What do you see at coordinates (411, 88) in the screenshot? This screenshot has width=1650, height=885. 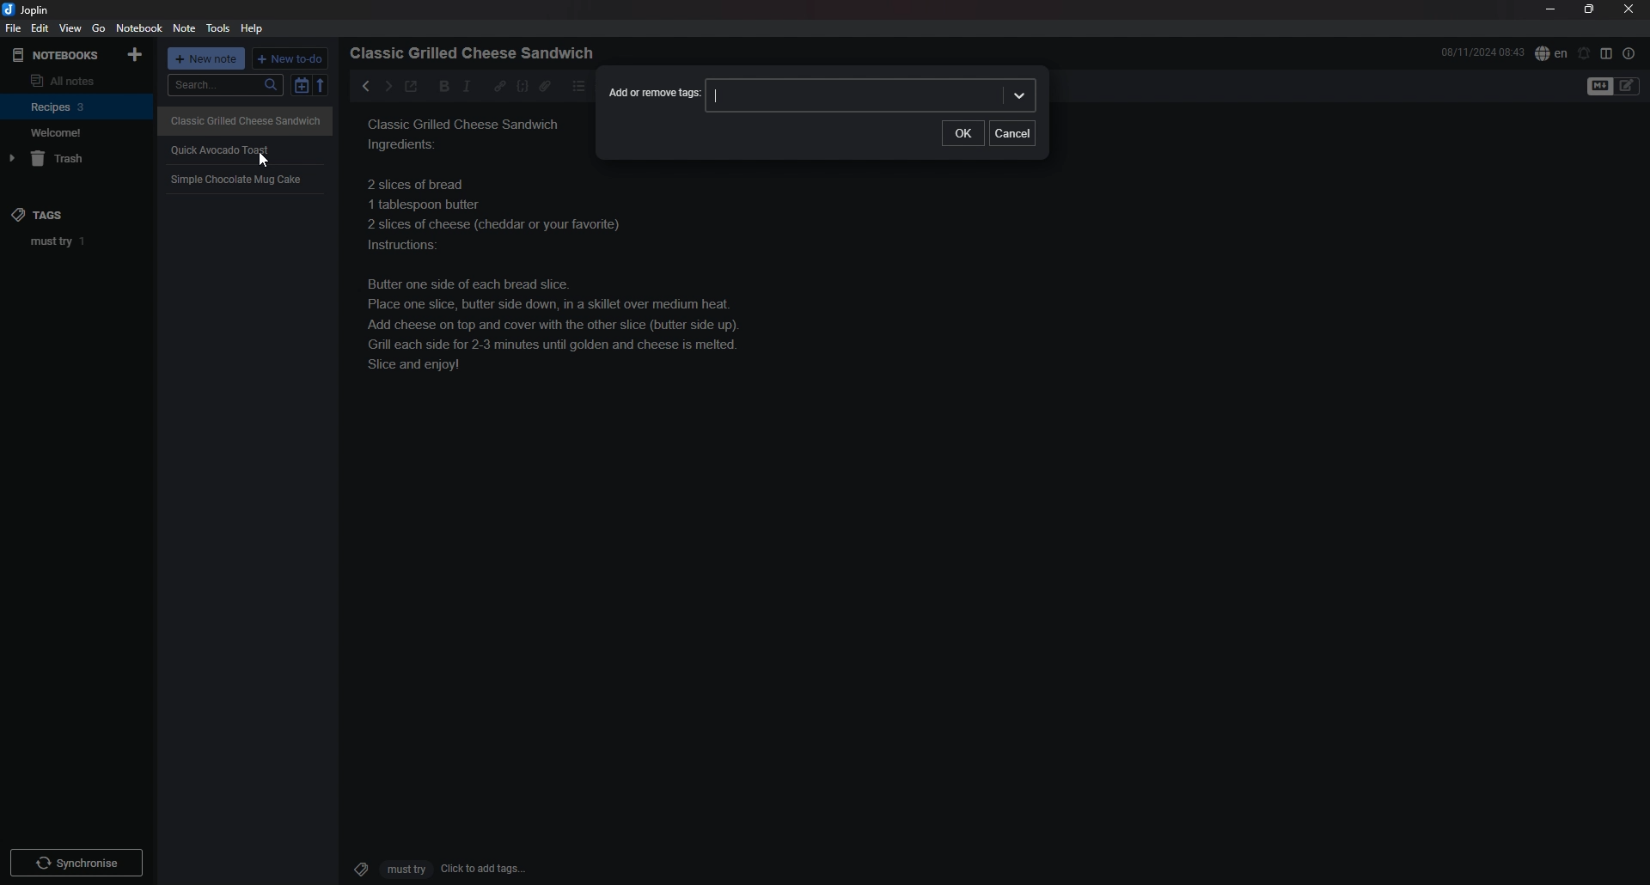 I see `toggle external editor` at bounding box center [411, 88].